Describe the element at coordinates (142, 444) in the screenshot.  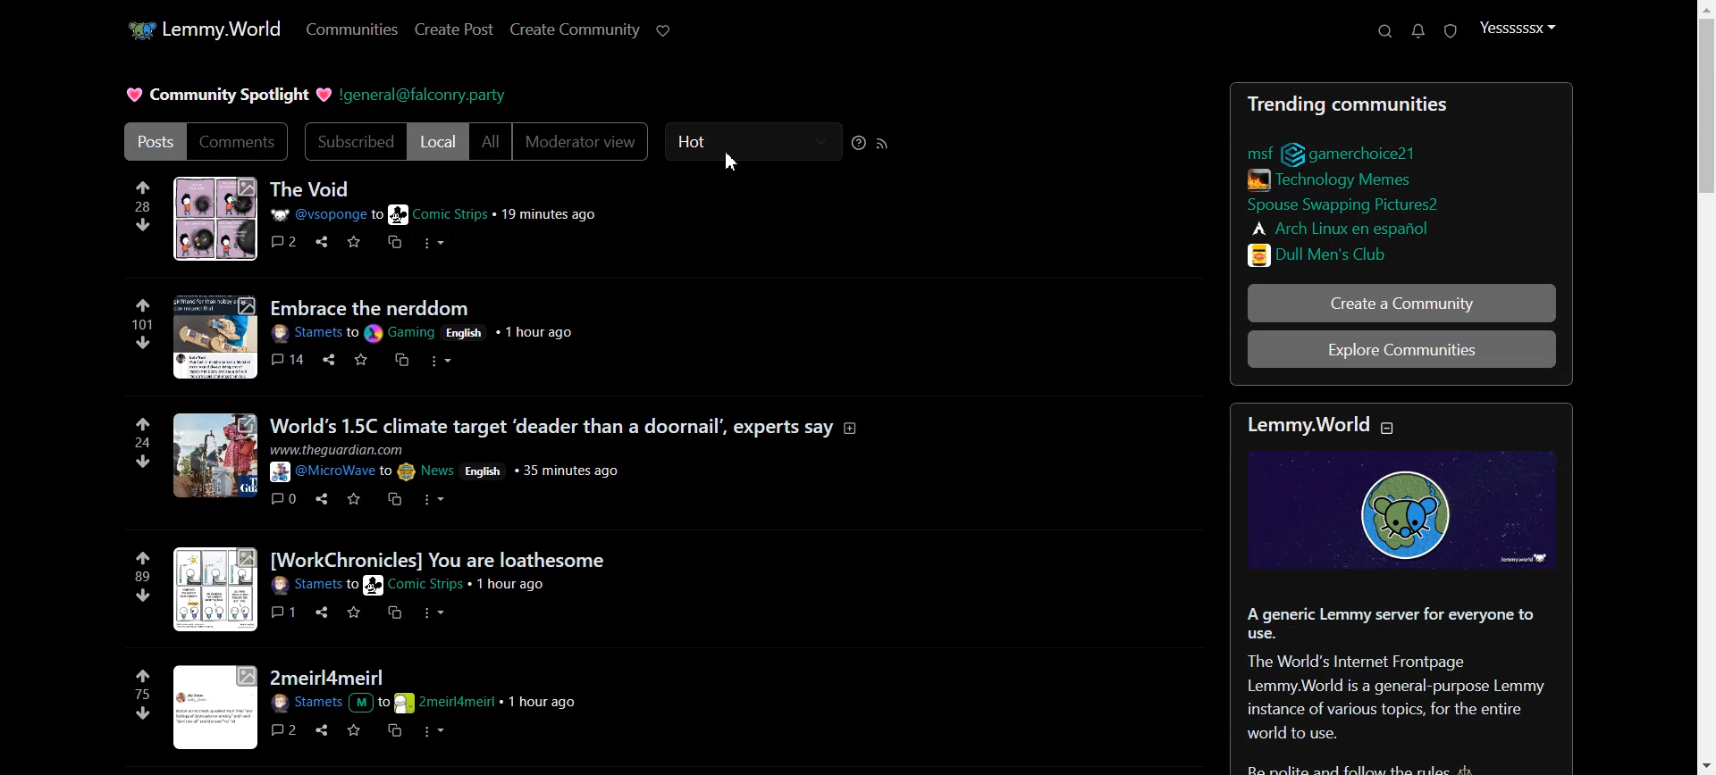
I see `24` at that location.